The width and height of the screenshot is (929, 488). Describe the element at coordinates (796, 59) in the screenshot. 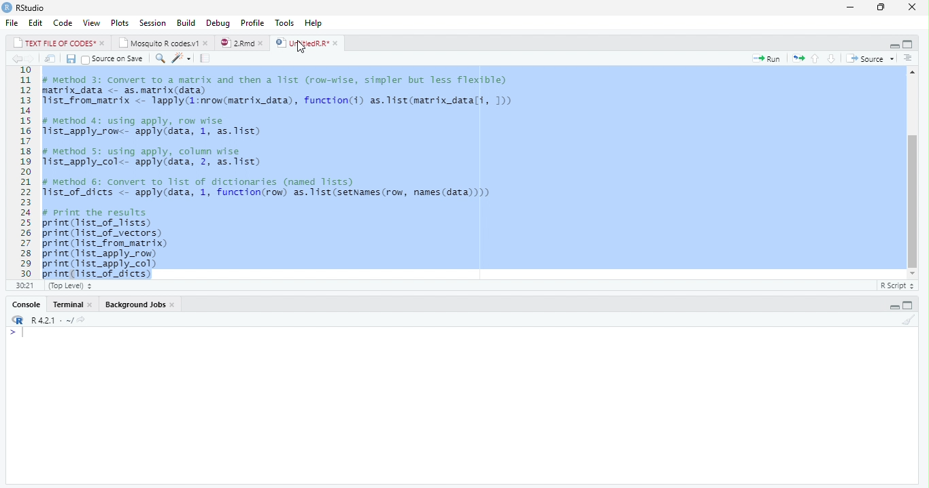

I see `re-run the previous code region` at that location.